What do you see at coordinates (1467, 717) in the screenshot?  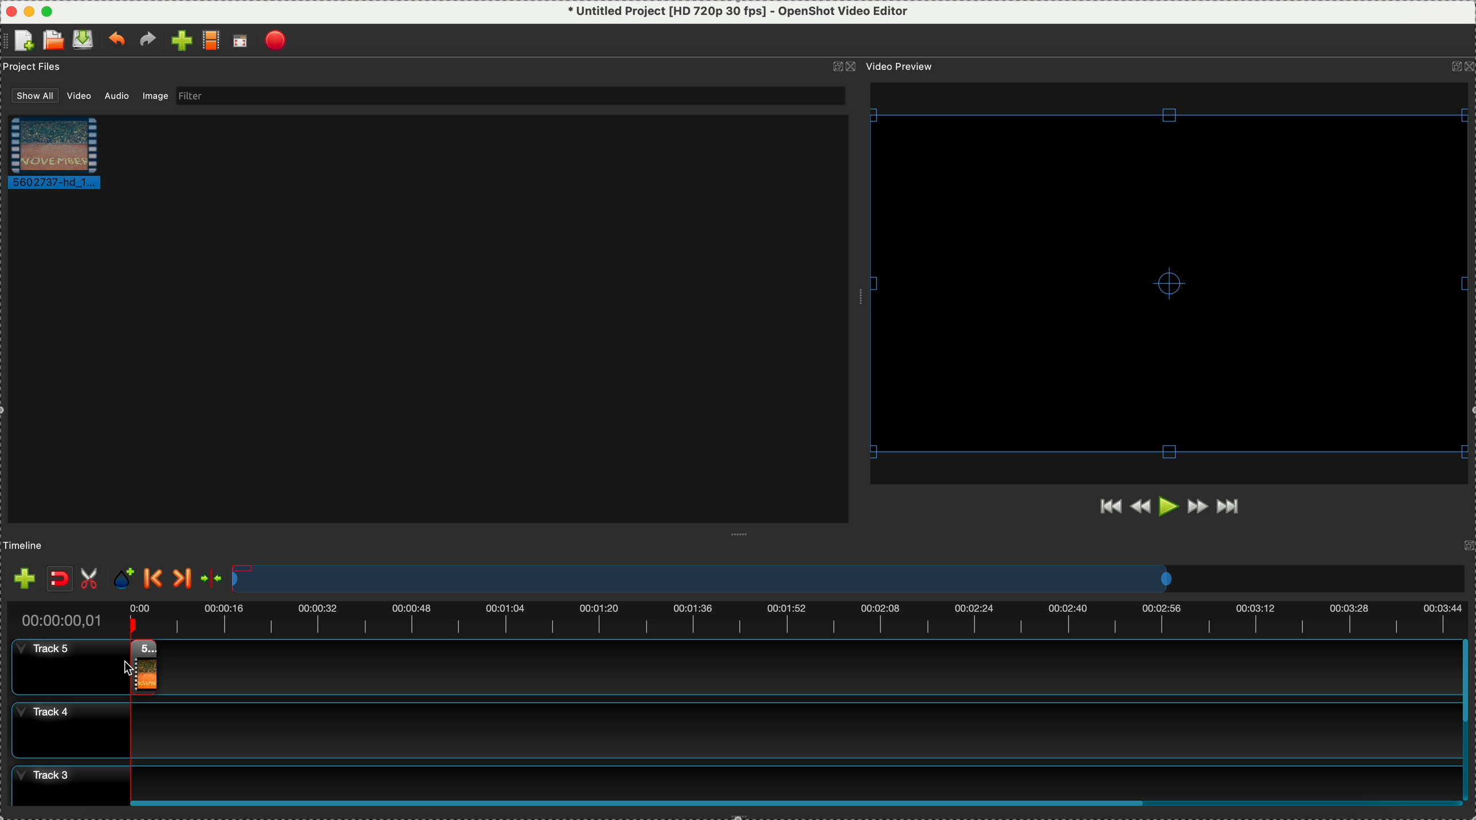 I see `scroll bar` at bounding box center [1467, 717].